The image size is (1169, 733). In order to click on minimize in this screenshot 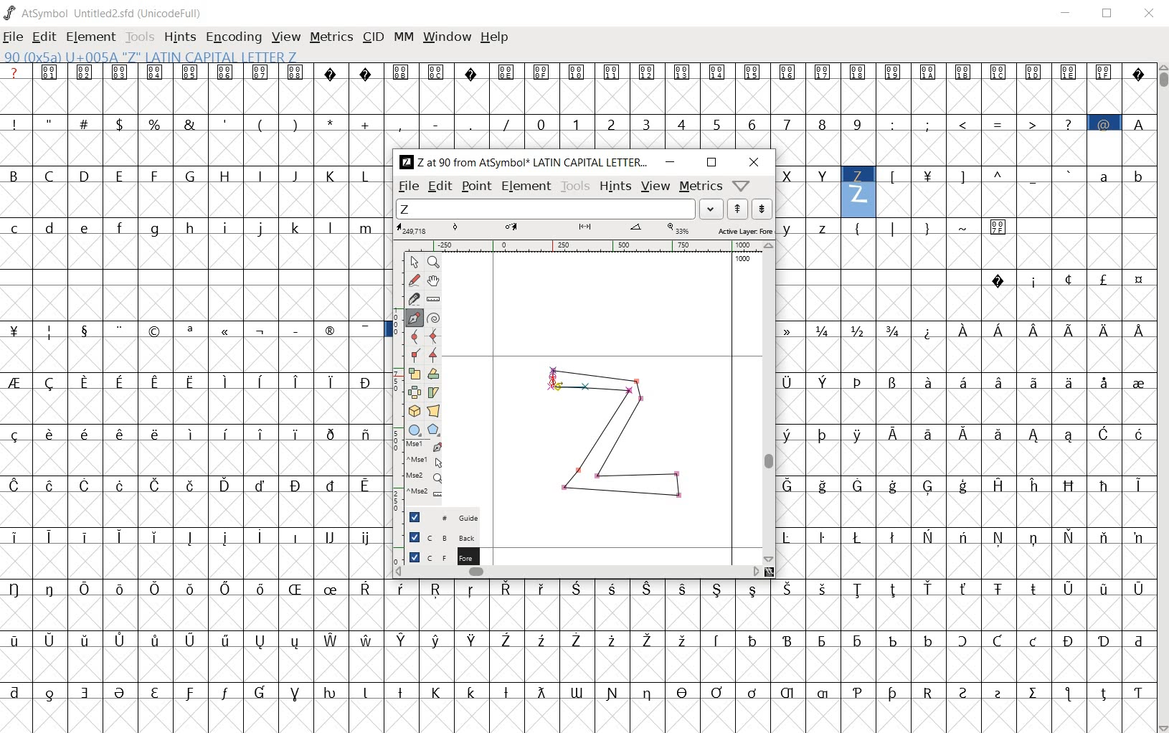, I will do `click(1069, 15)`.